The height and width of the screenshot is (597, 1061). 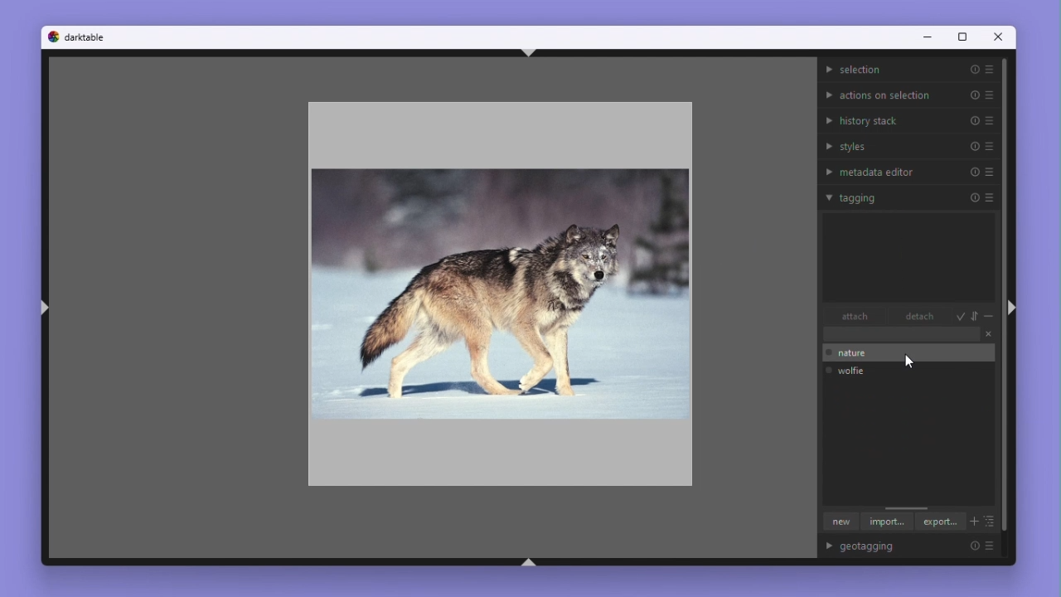 I want to click on New , so click(x=838, y=522).